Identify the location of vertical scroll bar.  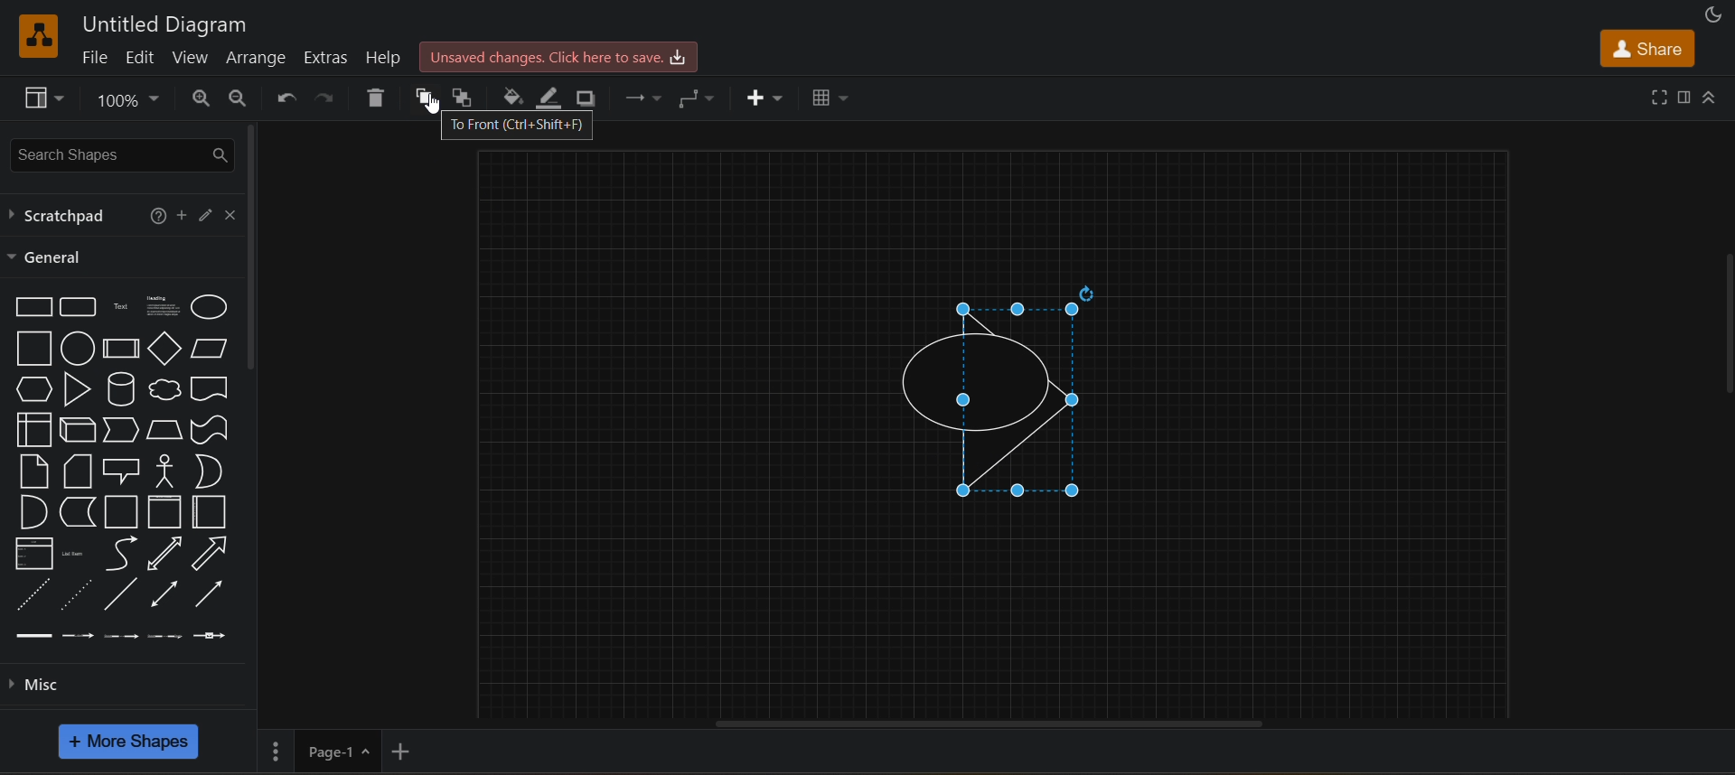
(252, 247).